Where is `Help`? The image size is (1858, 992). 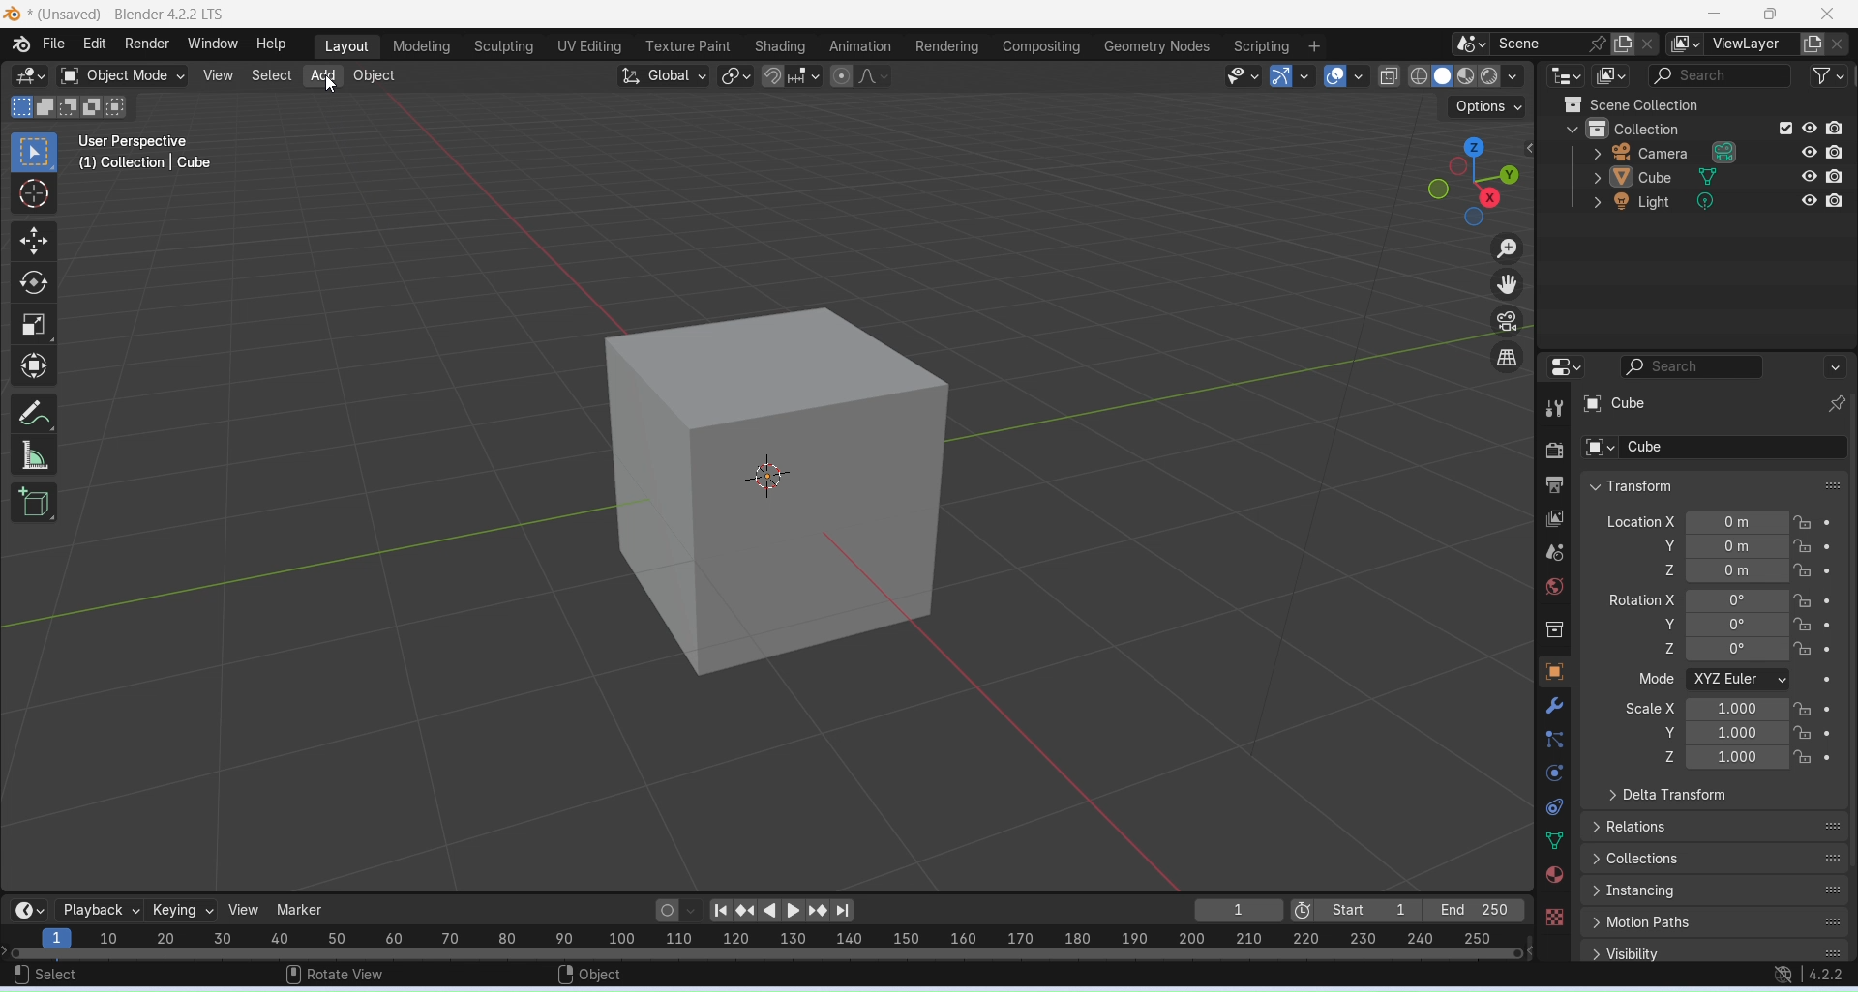 Help is located at coordinates (271, 44).